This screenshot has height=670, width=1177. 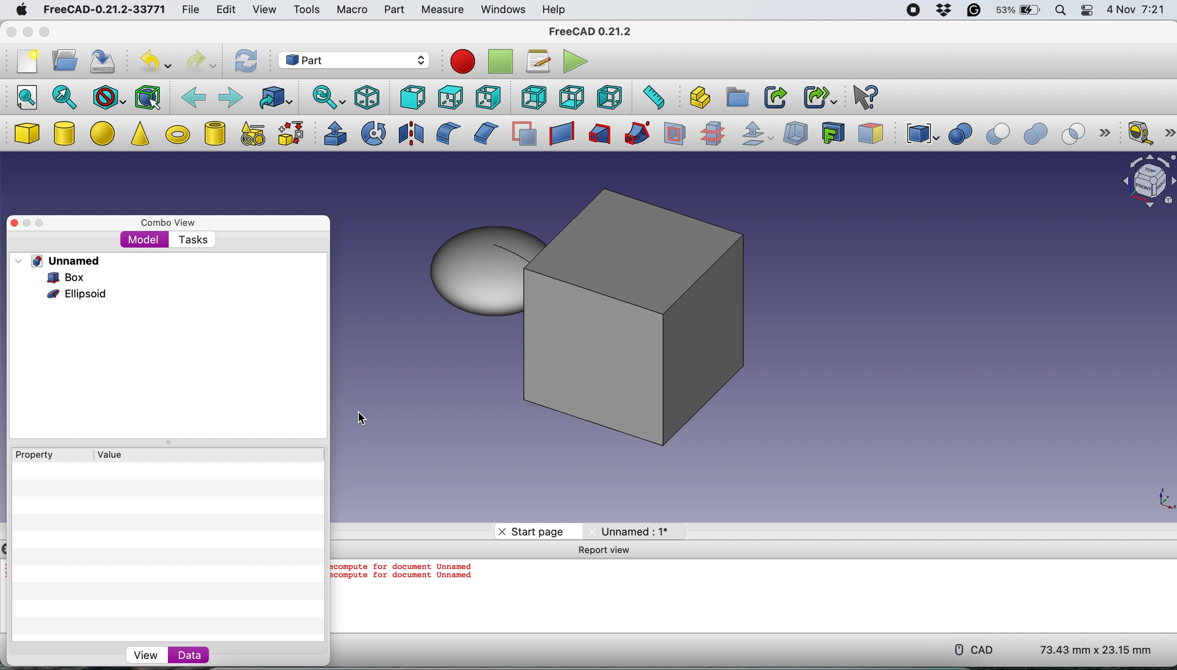 What do you see at coordinates (833, 132) in the screenshot?
I see `create projection on surface` at bounding box center [833, 132].